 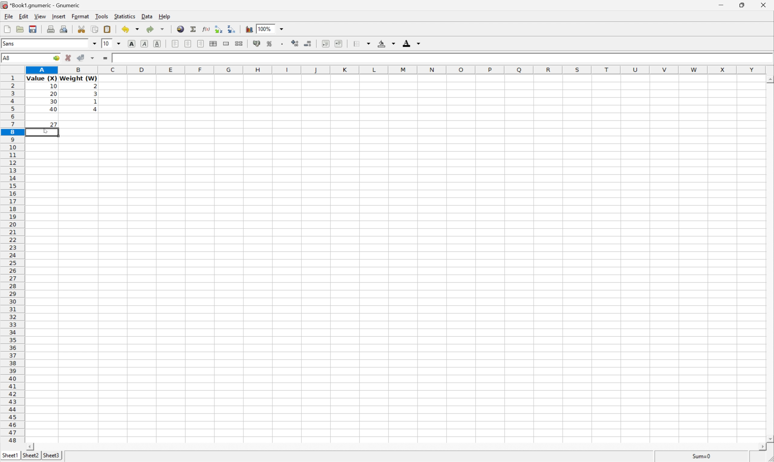 What do you see at coordinates (59, 16) in the screenshot?
I see `Insert` at bounding box center [59, 16].